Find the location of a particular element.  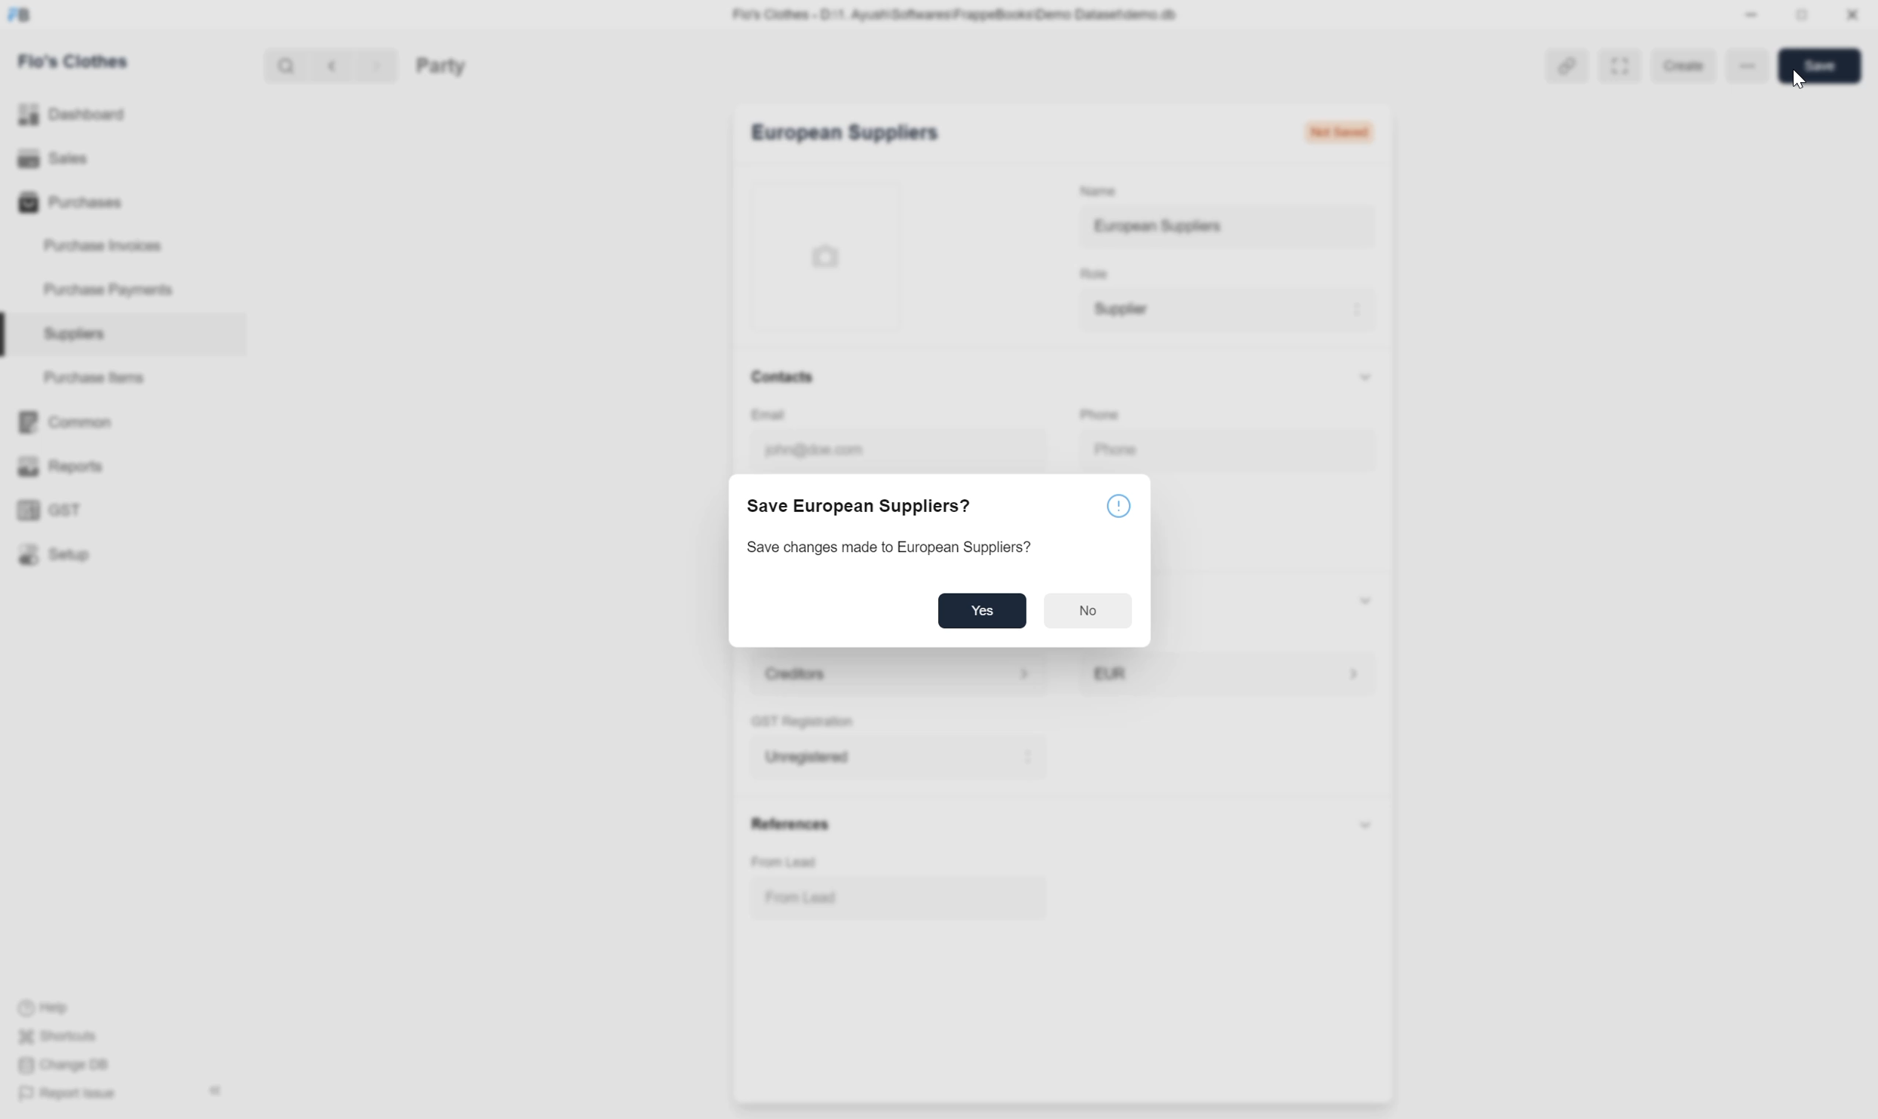

attach is located at coordinates (1554, 64).